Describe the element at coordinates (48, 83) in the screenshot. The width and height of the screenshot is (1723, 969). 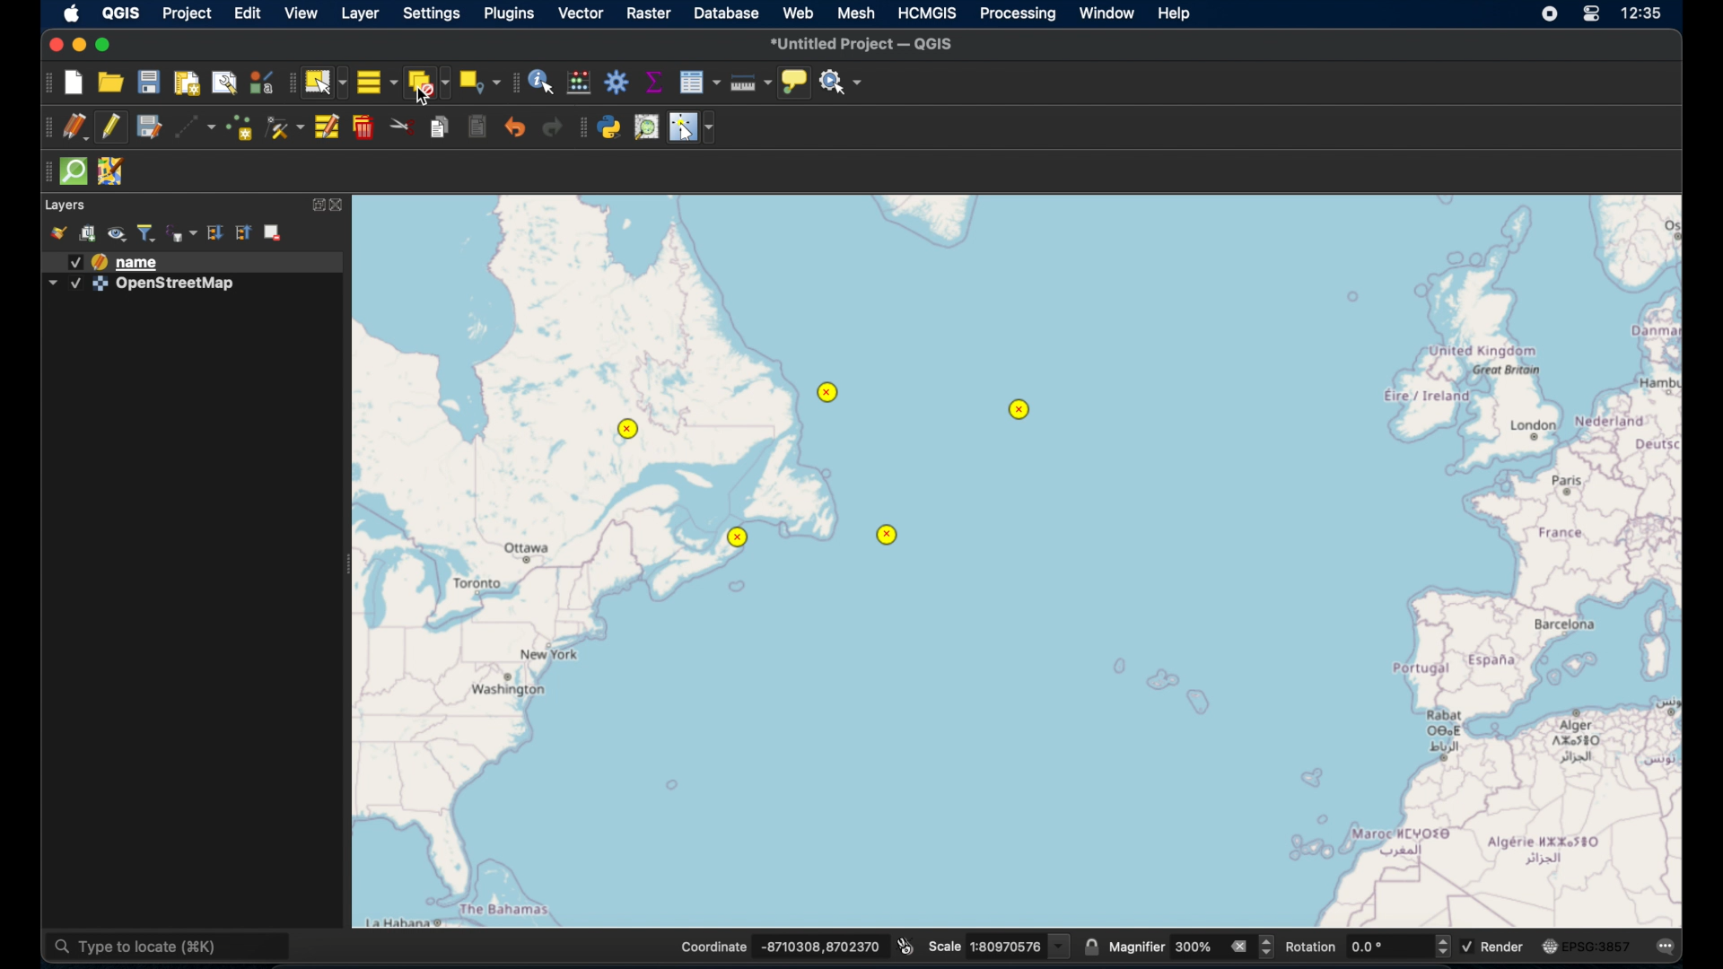
I see `project toolbar` at that location.